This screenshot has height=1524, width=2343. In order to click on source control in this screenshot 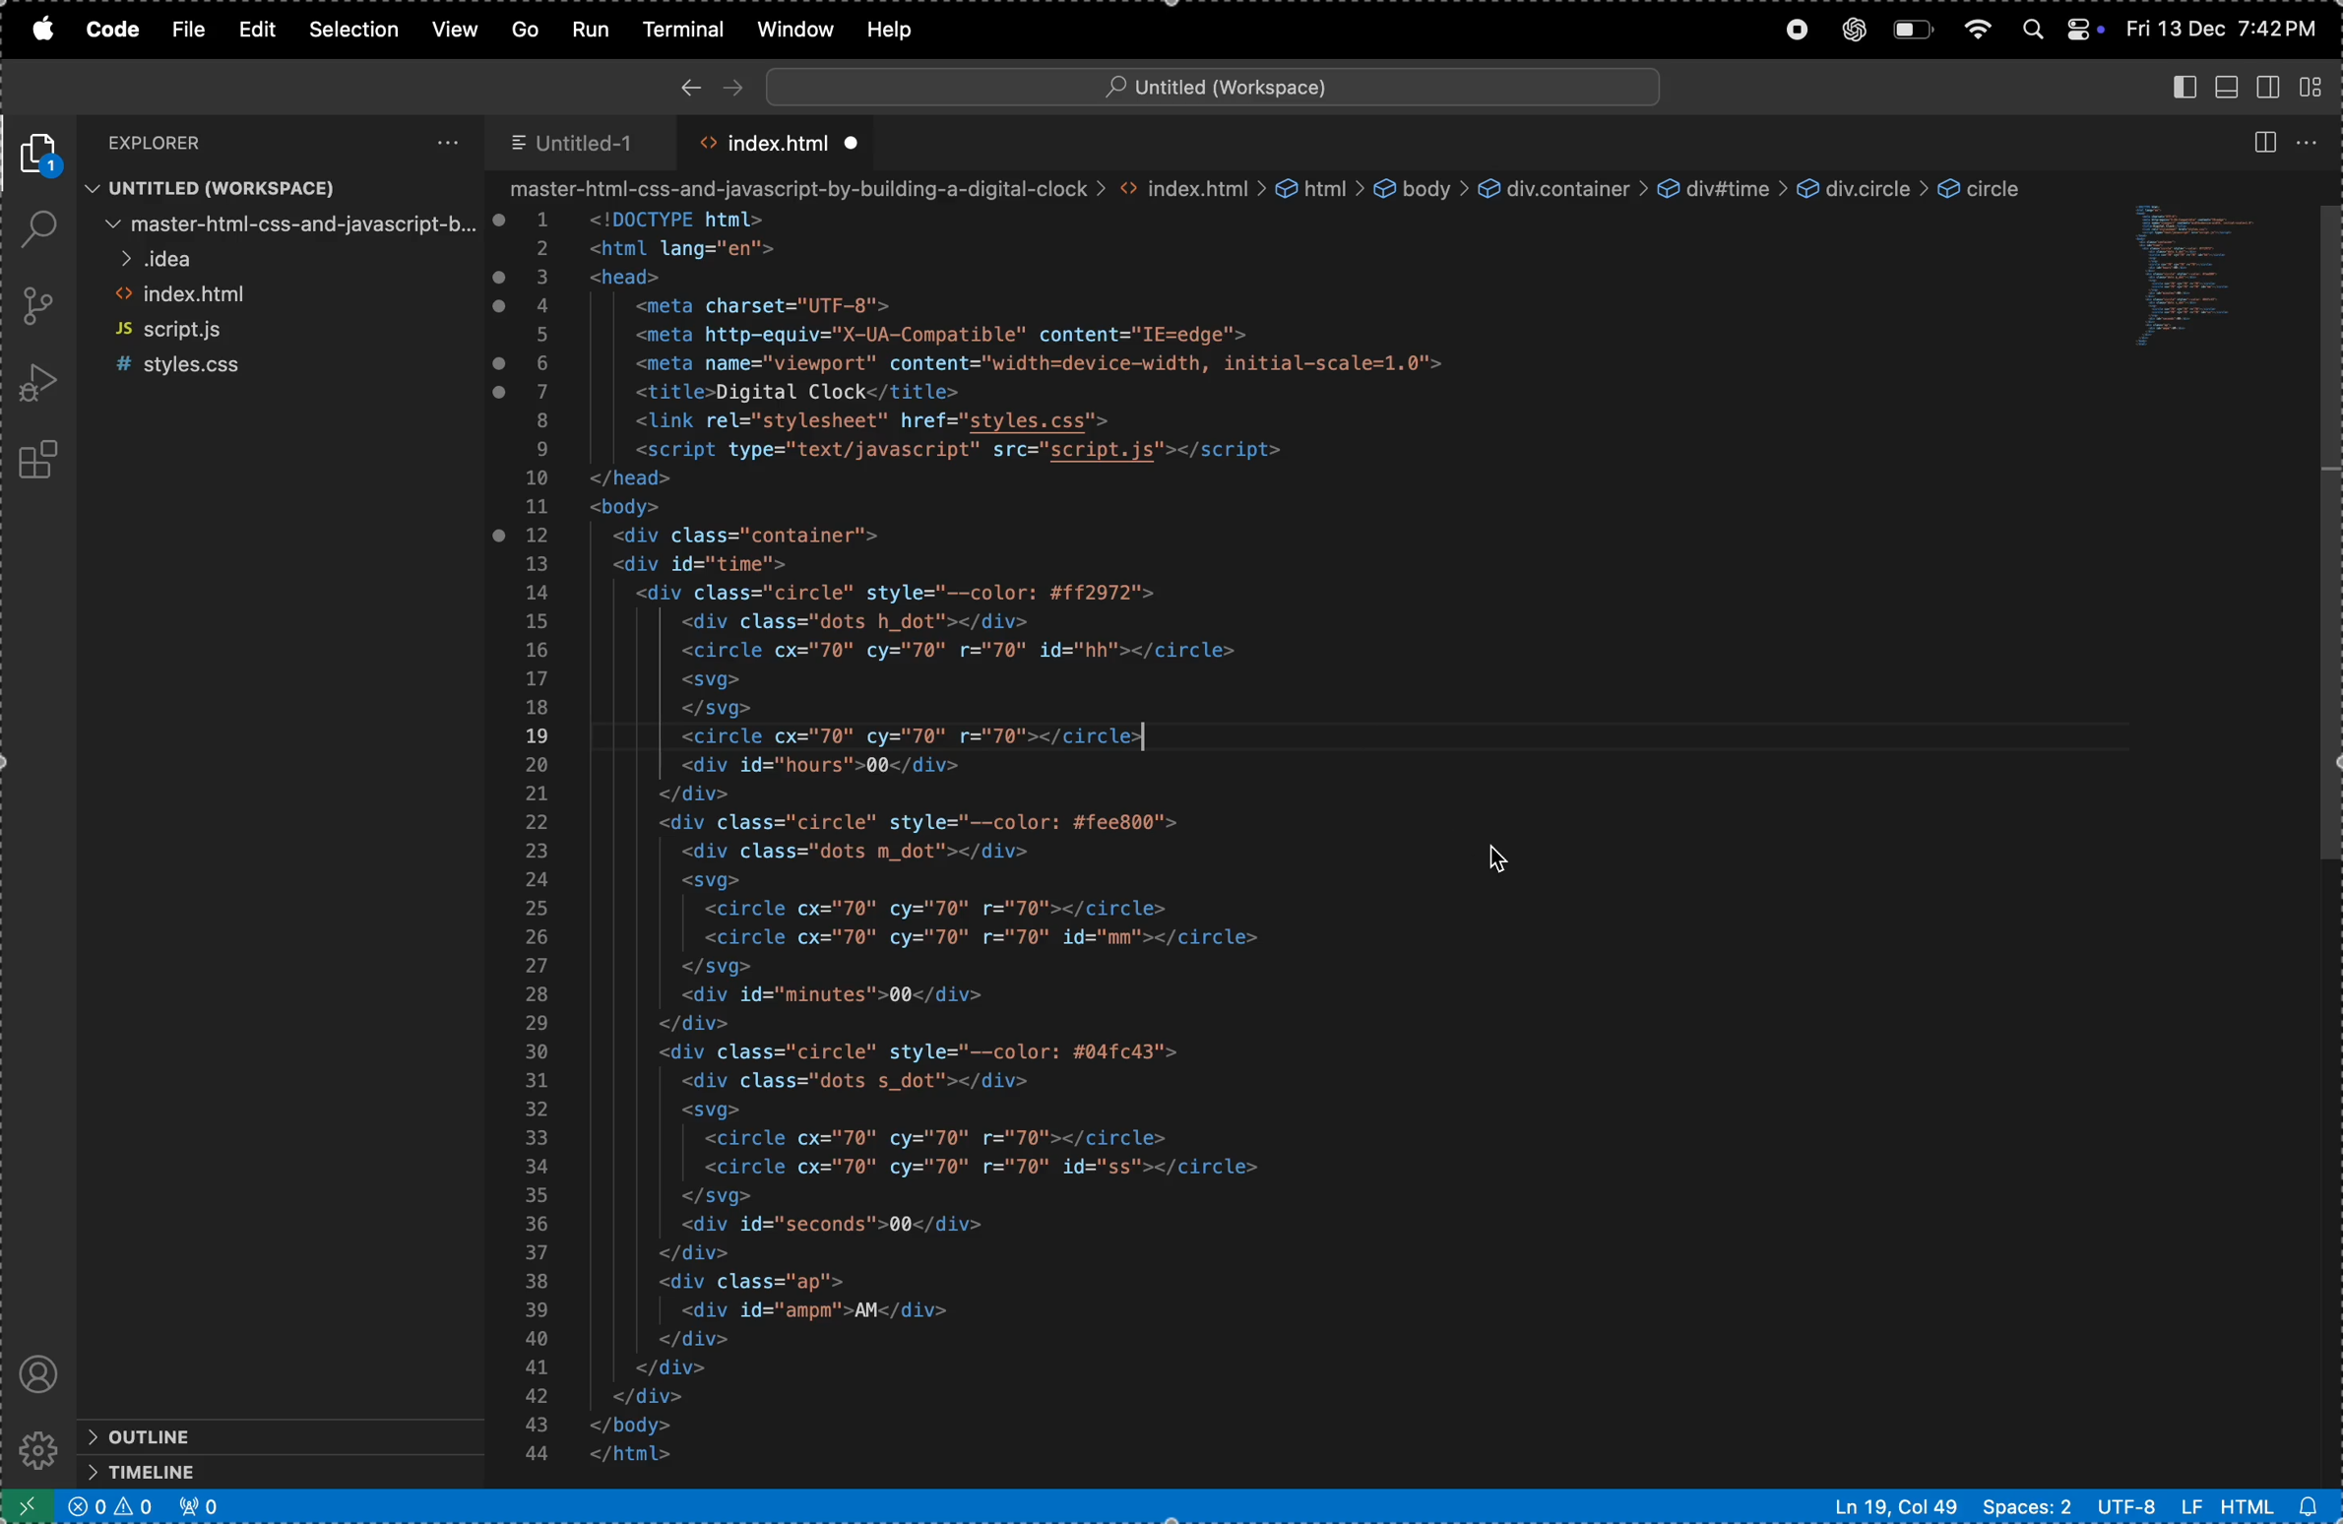, I will do `click(38, 308)`.